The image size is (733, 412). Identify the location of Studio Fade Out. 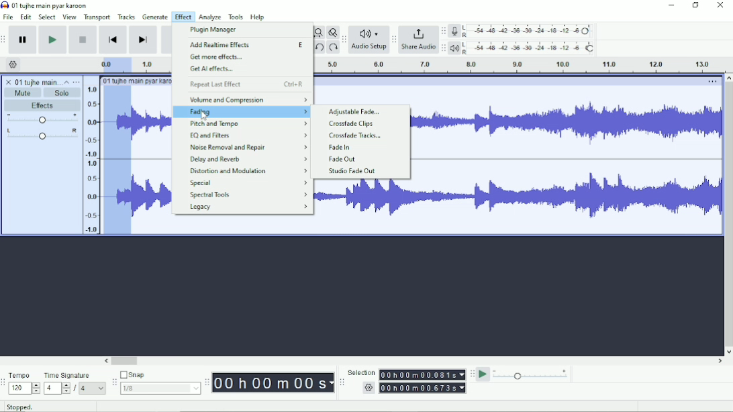
(352, 171).